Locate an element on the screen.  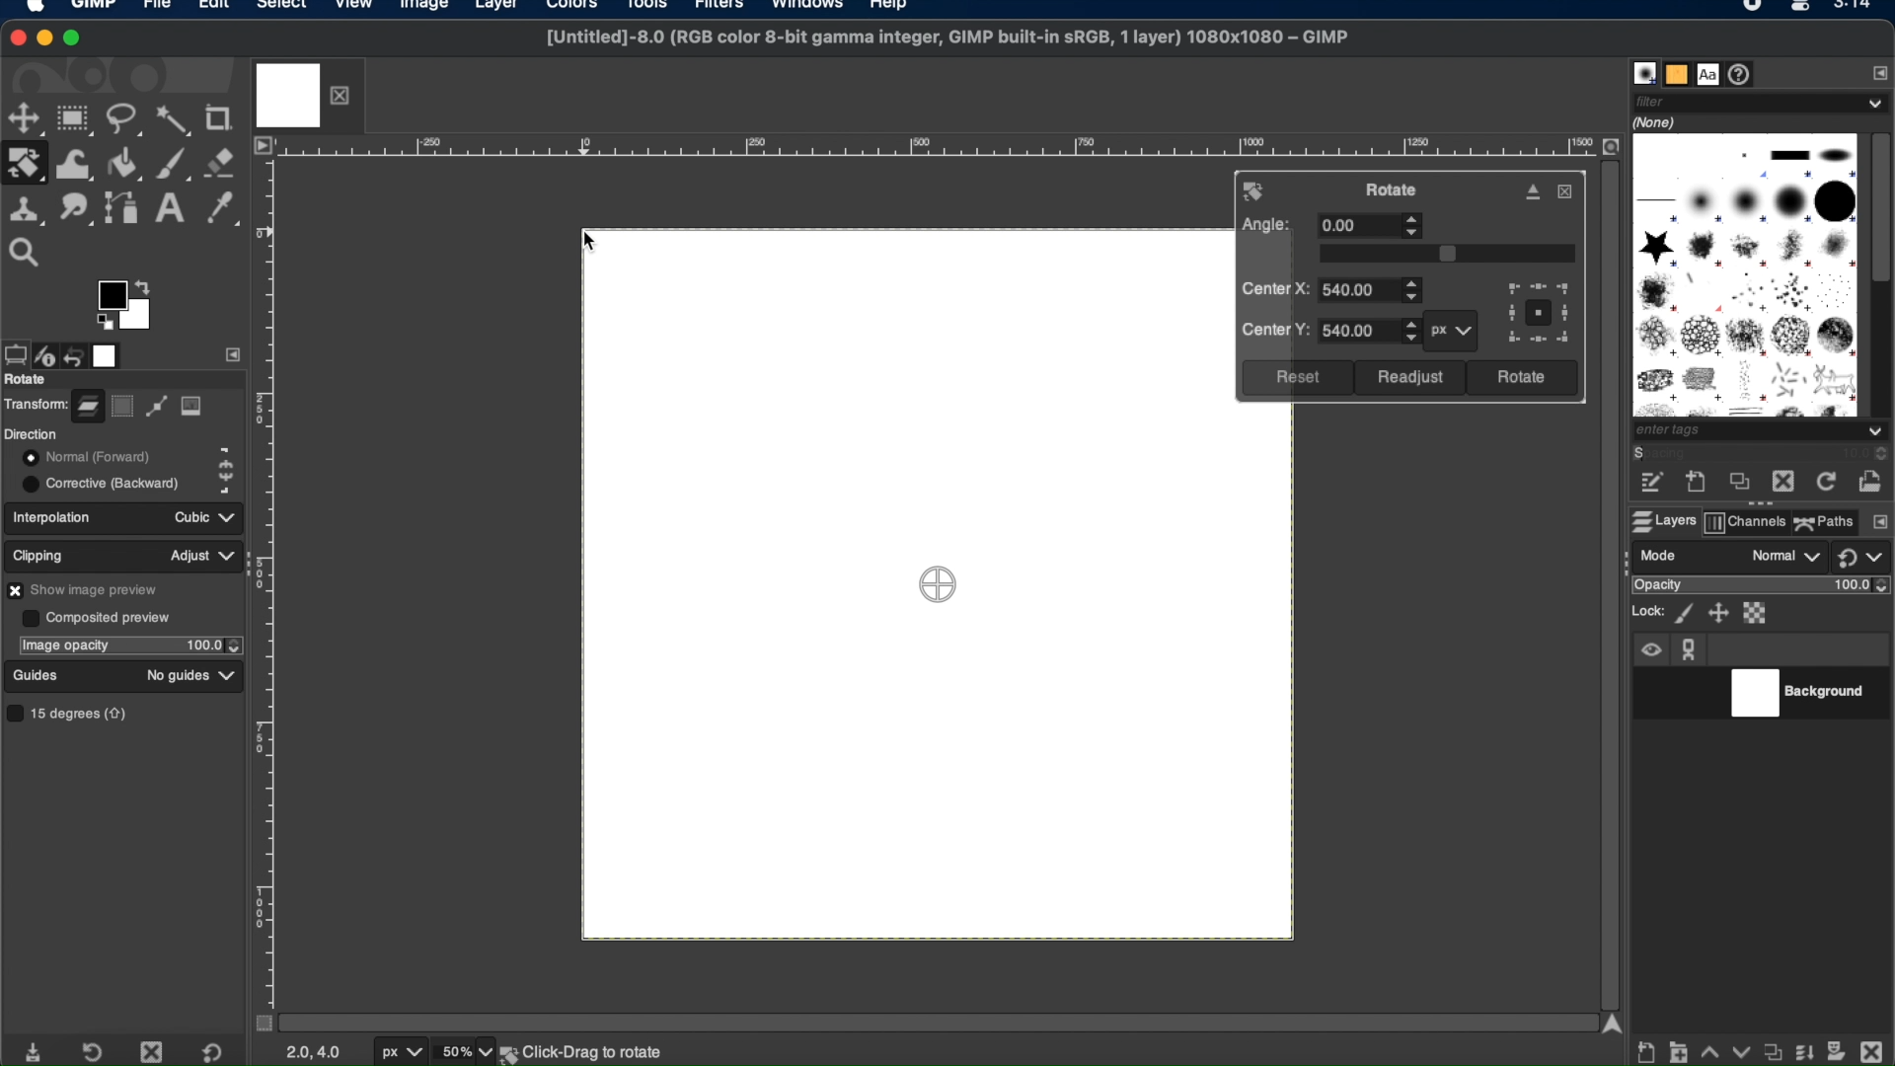
tool options is located at coordinates (14, 353).